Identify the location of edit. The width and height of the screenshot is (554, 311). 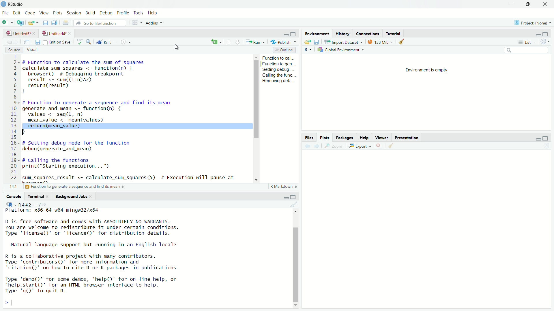
(17, 13).